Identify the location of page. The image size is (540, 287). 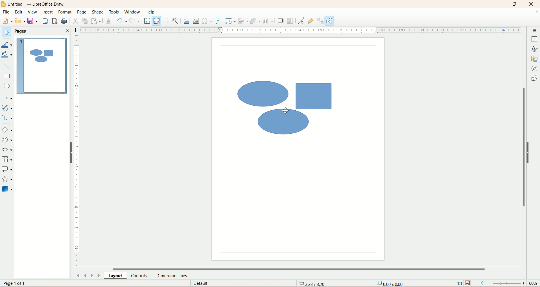
(82, 12).